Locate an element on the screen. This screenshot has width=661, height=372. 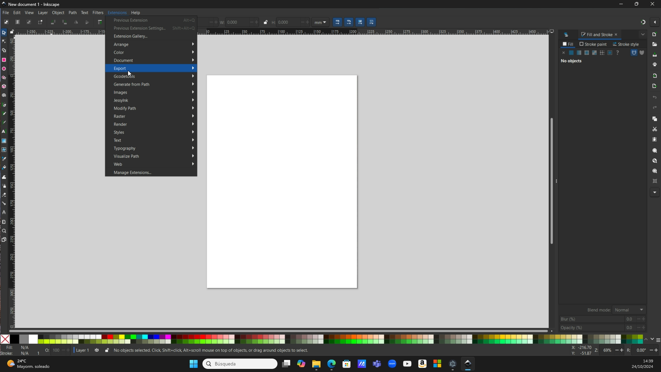
Path is located at coordinates (73, 13).